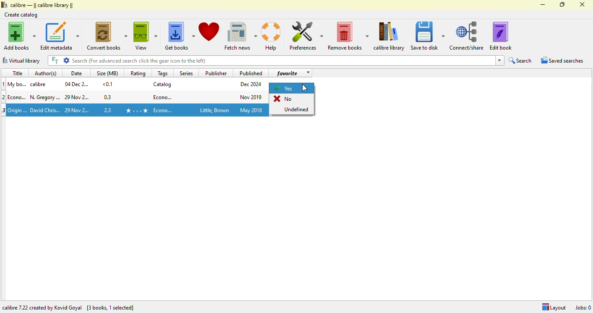 The height and width of the screenshot is (313, 593). Describe the element at coordinates (164, 110) in the screenshot. I see `tag` at that location.